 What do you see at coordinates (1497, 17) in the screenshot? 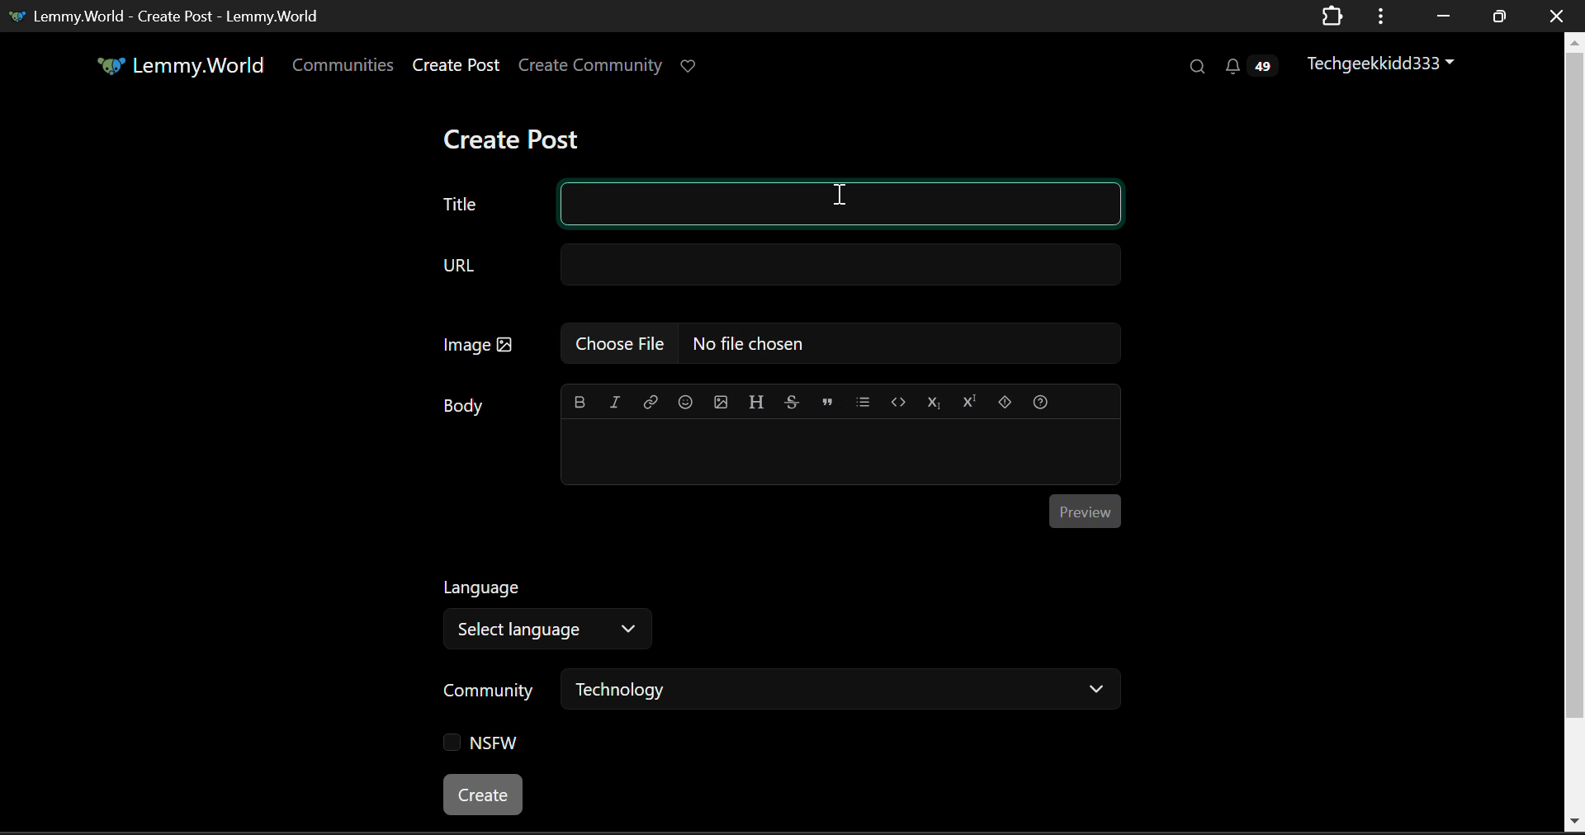
I see `Minimize Window` at bounding box center [1497, 17].